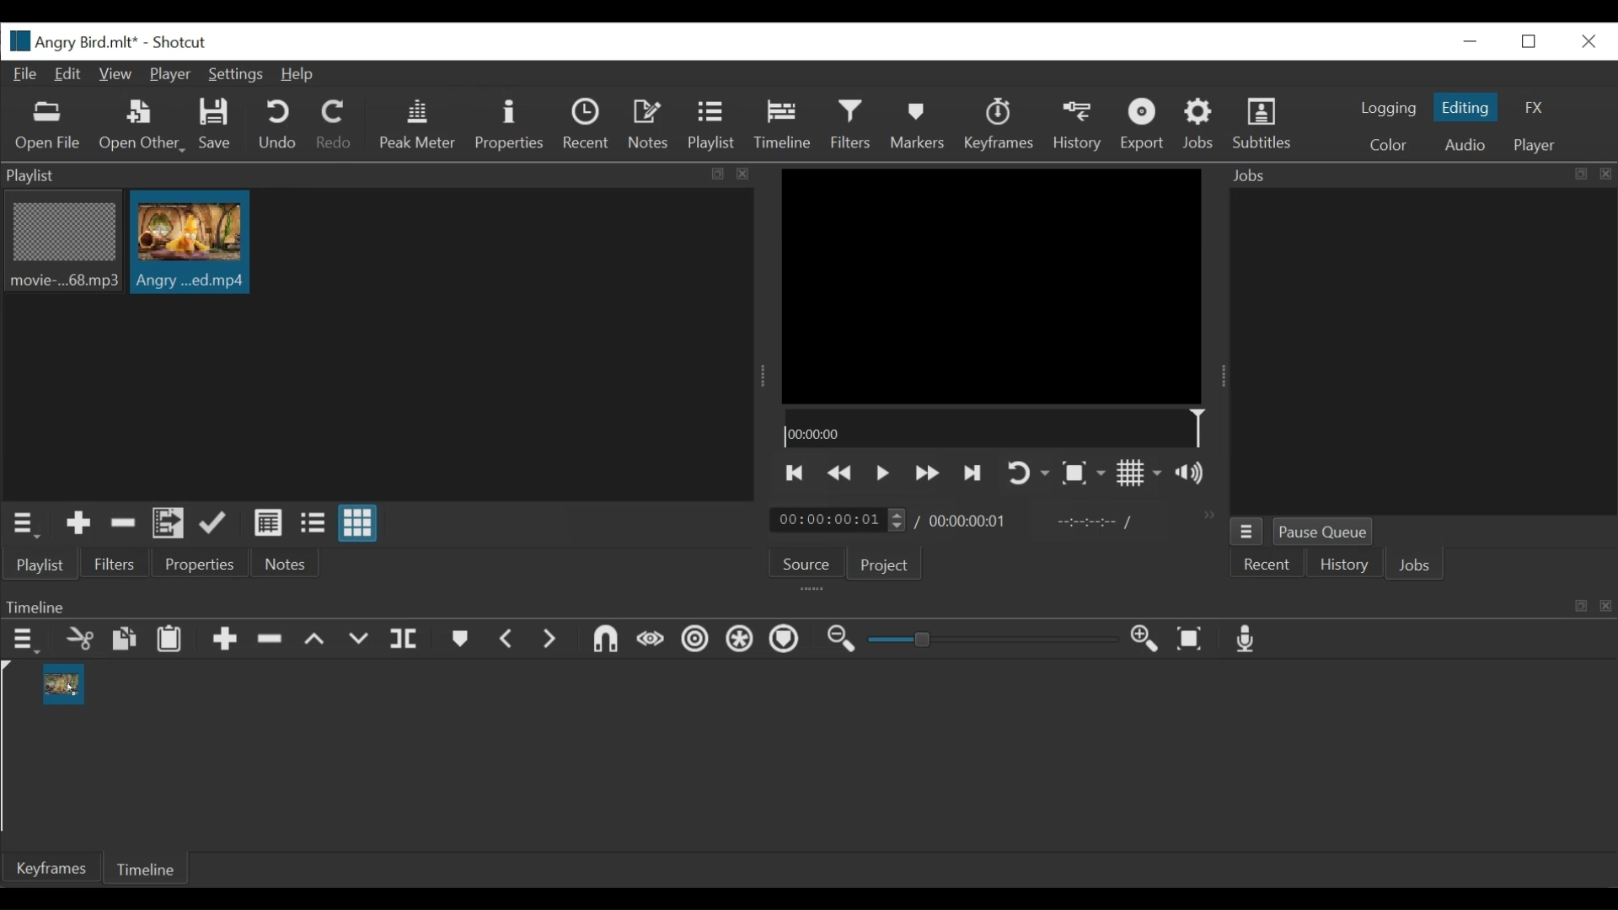  Describe the element at coordinates (461, 640) in the screenshot. I see `Markers` at that location.